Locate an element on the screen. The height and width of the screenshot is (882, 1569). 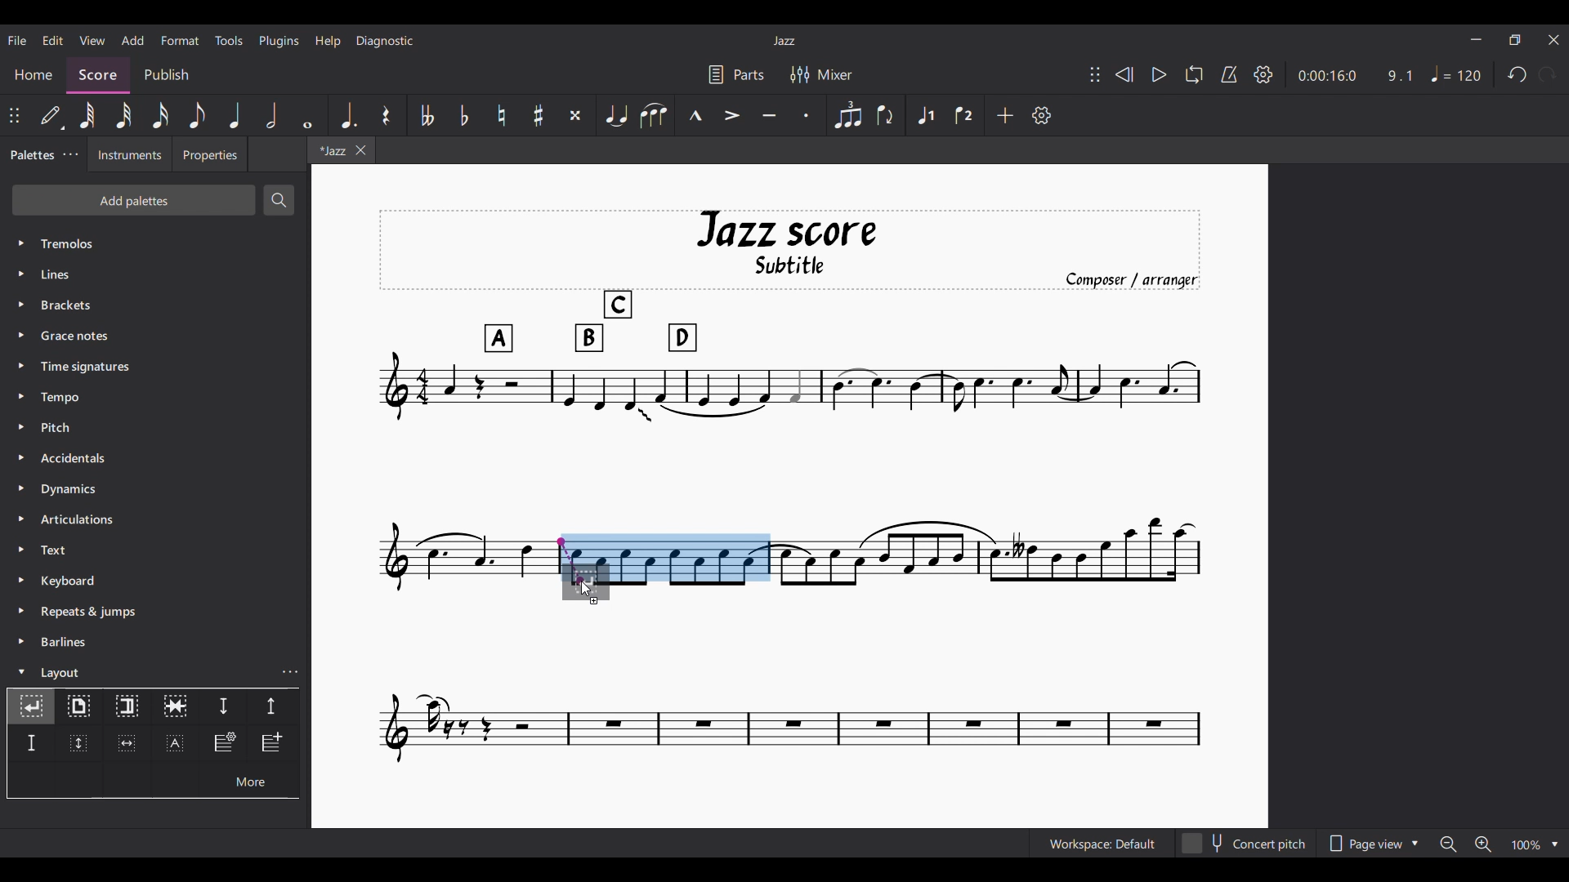
Brackets is located at coordinates (155, 305).